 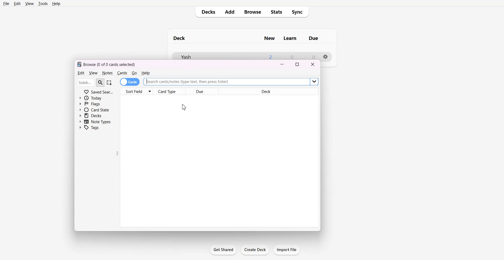 I want to click on Cards, so click(x=122, y=73).